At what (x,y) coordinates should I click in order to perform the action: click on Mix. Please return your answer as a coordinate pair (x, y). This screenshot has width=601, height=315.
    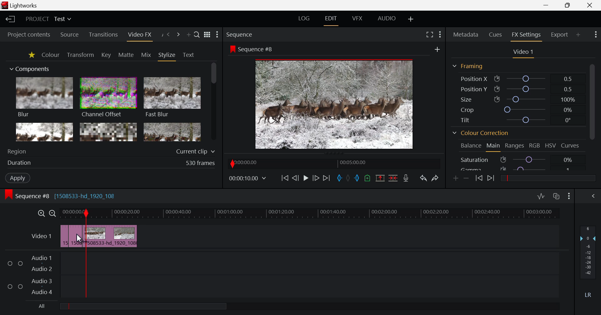
    Looking at the image, I should click on (146, 55).